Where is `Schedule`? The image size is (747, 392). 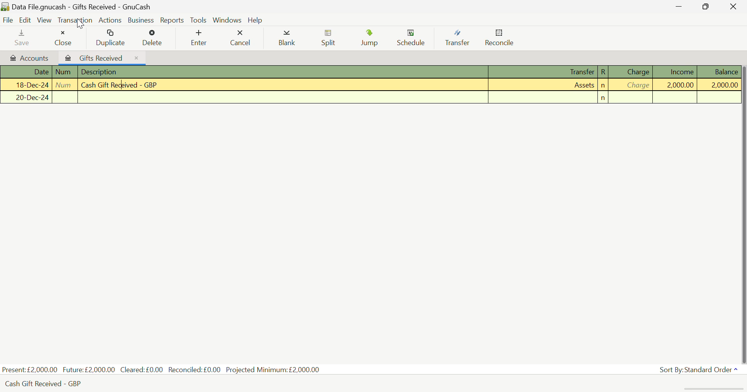 Schedule is located at coordinates (413, 38).